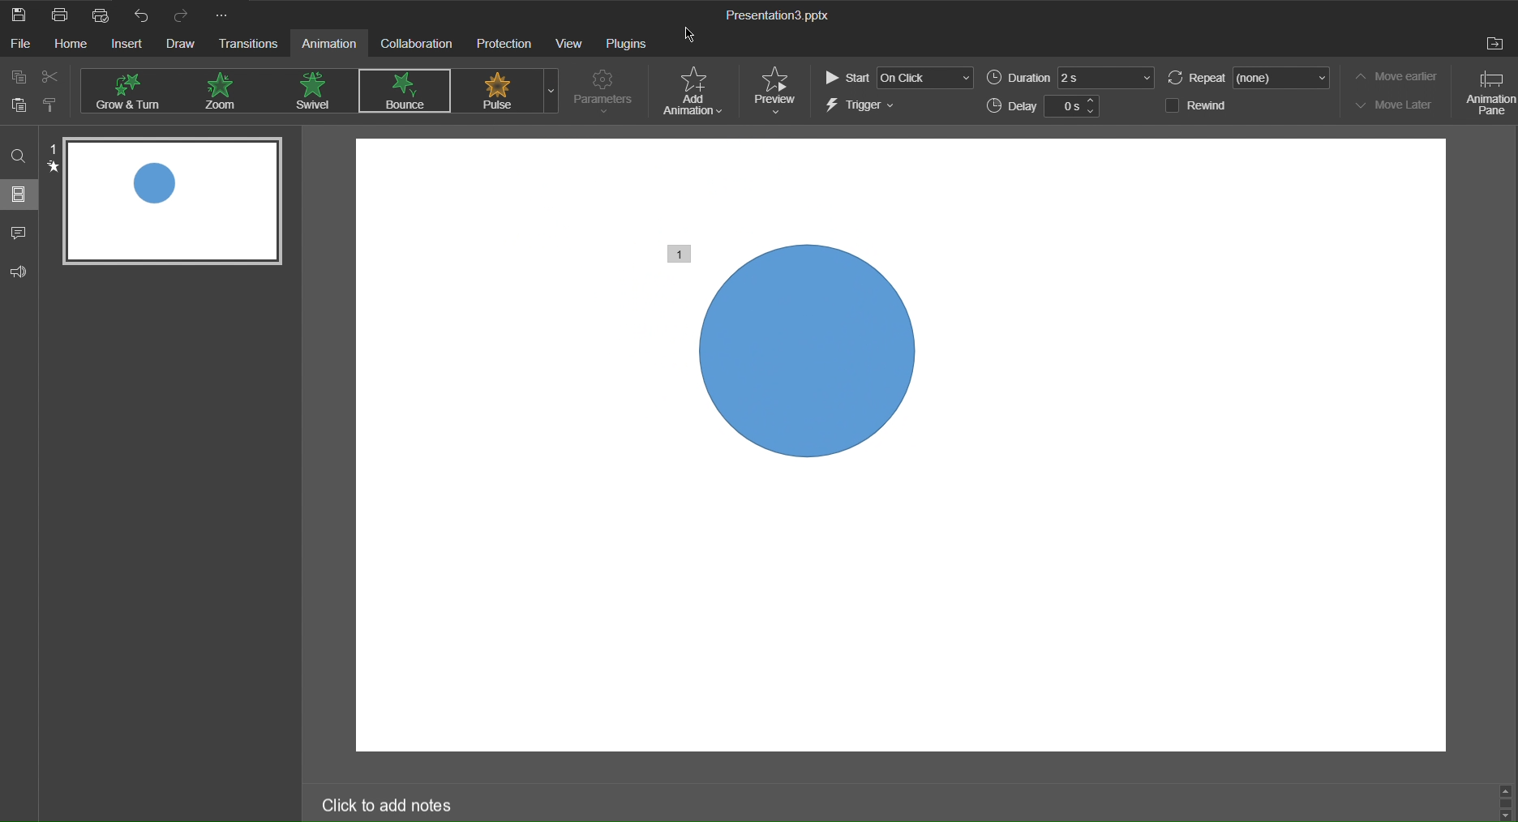 The height and width of the screenshot is (822, 1518). I want to click on Add Animation, so click(696, 92).